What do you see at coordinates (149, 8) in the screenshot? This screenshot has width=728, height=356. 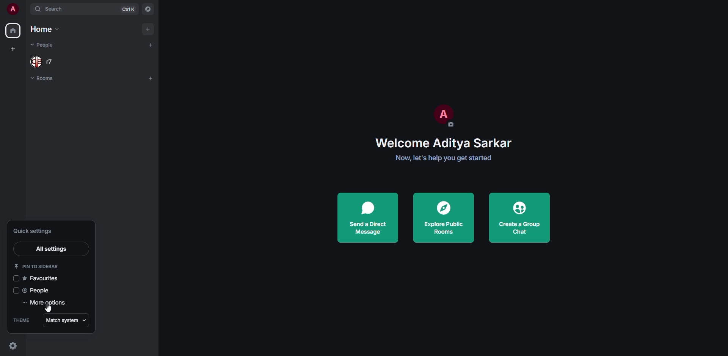 I see `navigator` at bounding box center [149, 8].